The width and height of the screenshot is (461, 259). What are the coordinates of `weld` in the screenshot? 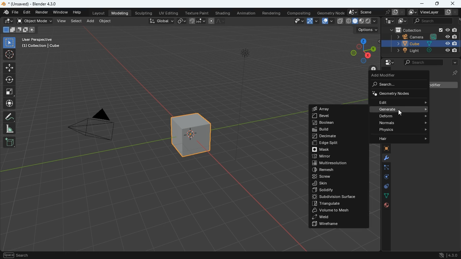 It's located at (338, 217).